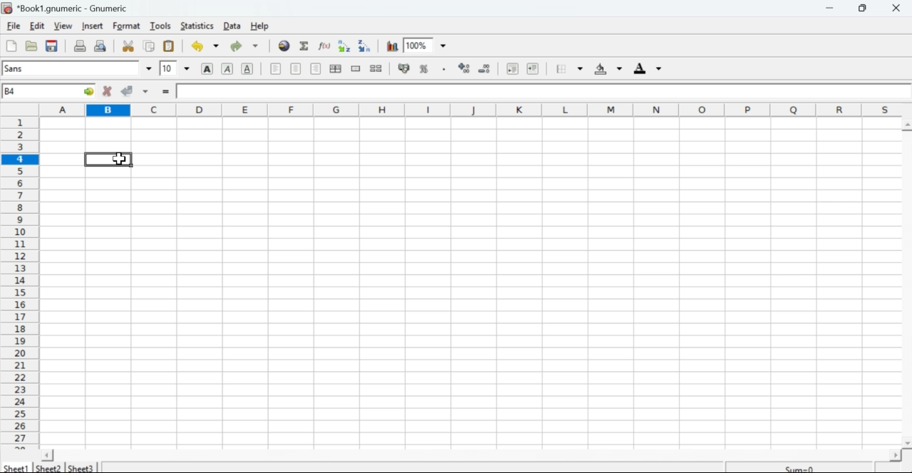  Describe the element at coordinates (64, 25) in the screenshot. I see `View` at that location.